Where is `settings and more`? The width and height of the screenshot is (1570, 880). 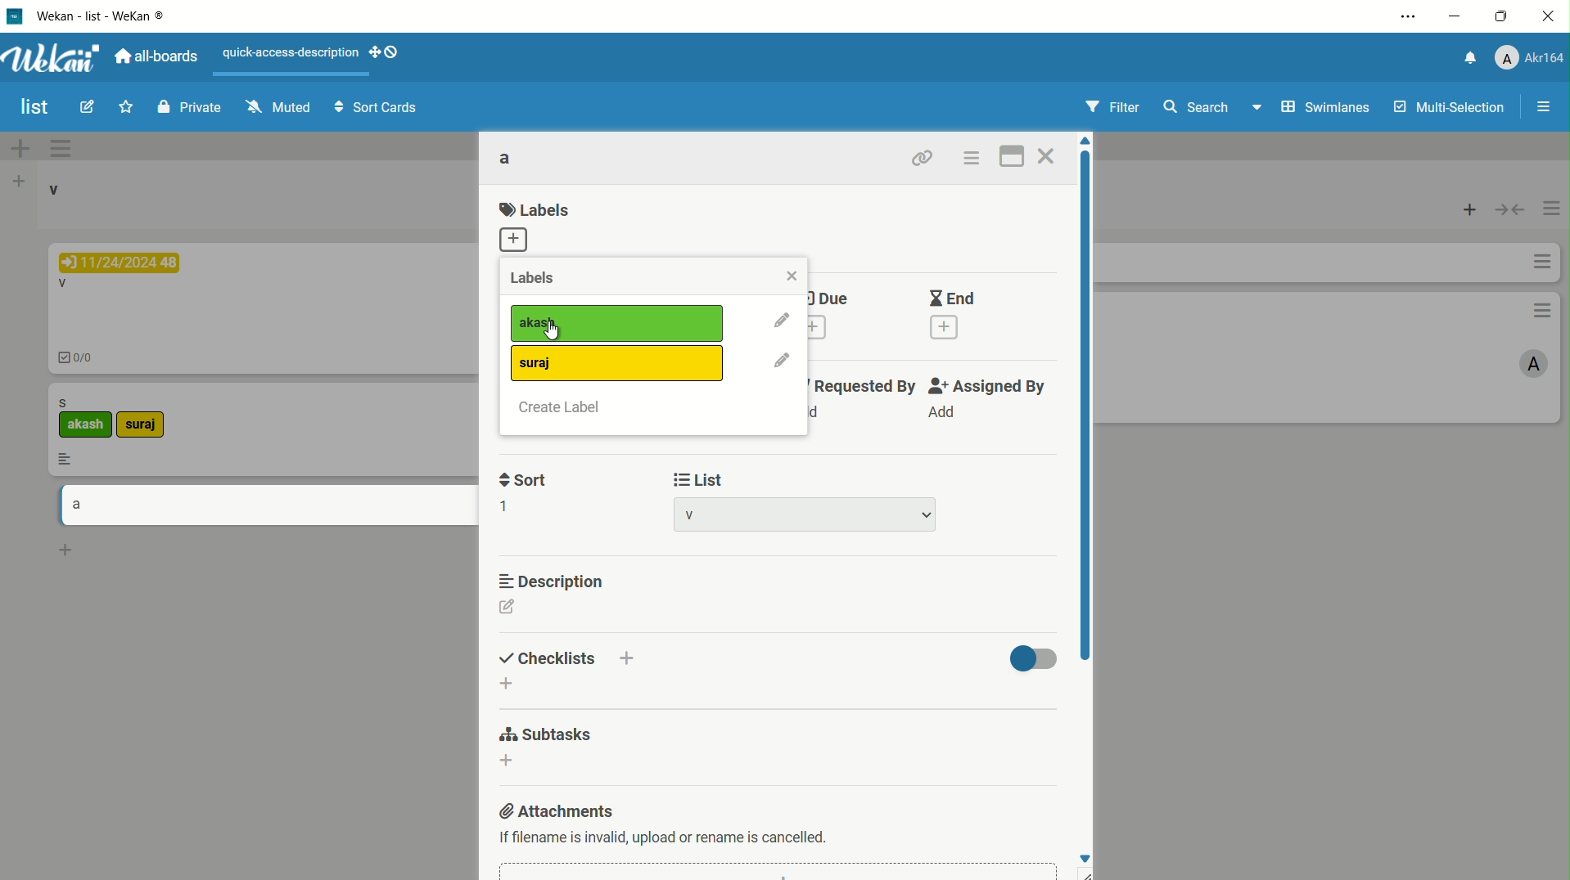
settings and more is located at coordinates (1405, 18).